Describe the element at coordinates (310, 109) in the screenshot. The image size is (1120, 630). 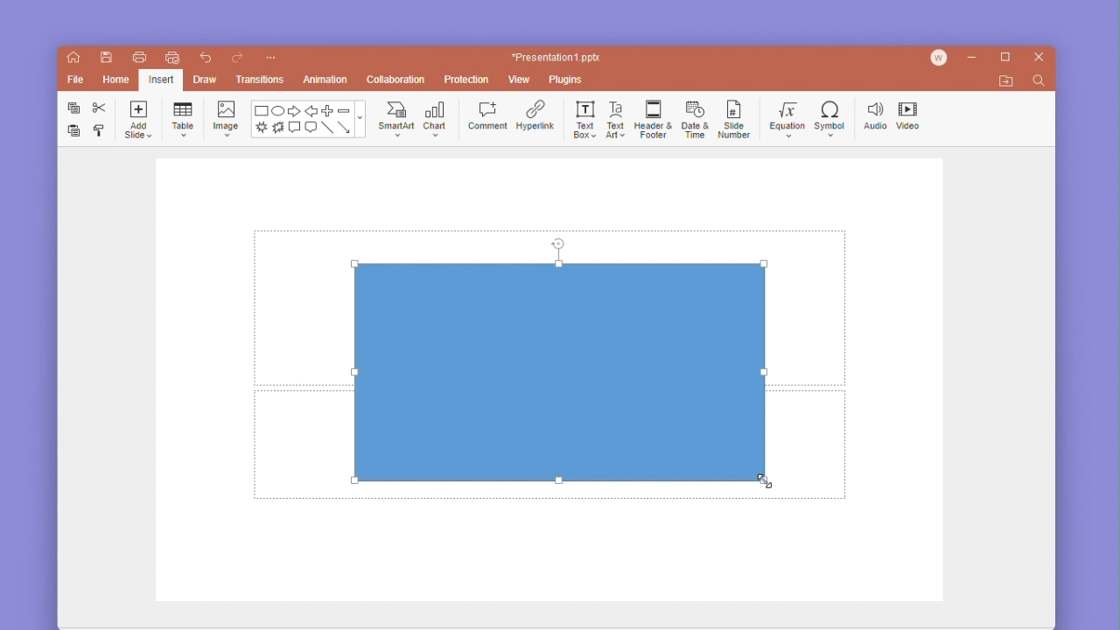
I see `back arrow` at that location.